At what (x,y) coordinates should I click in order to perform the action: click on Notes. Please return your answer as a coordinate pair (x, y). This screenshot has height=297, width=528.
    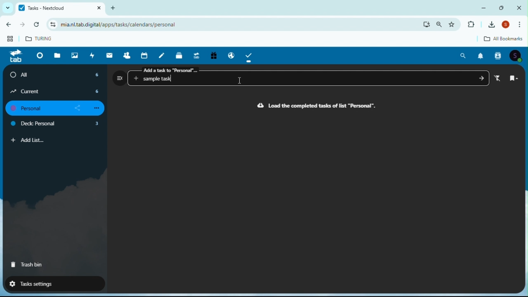
    Looking at the image, I should click on (163, 55).